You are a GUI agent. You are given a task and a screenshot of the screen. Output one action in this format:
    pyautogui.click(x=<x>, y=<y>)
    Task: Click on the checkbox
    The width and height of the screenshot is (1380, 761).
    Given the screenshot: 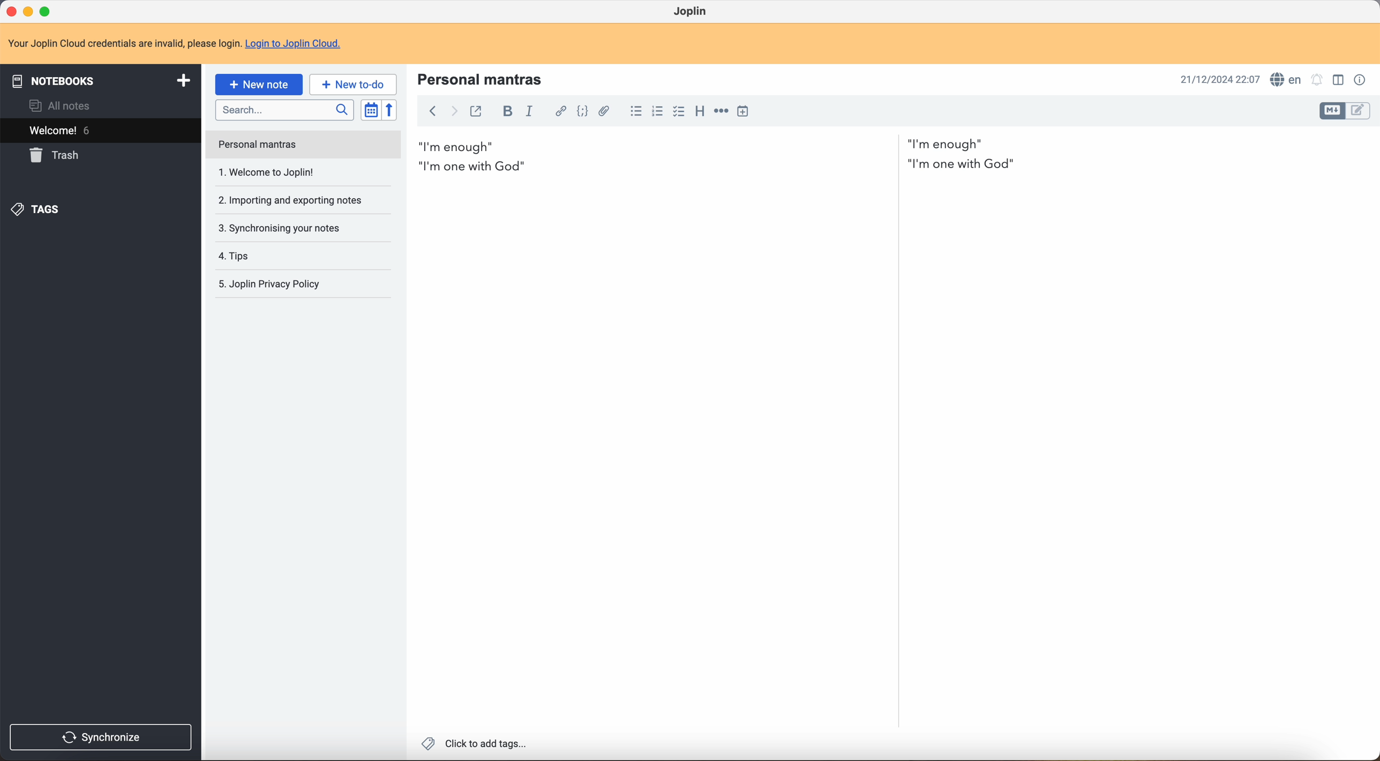 What is the action you would take?
    pyautogui.click(x=679, y=112)
    